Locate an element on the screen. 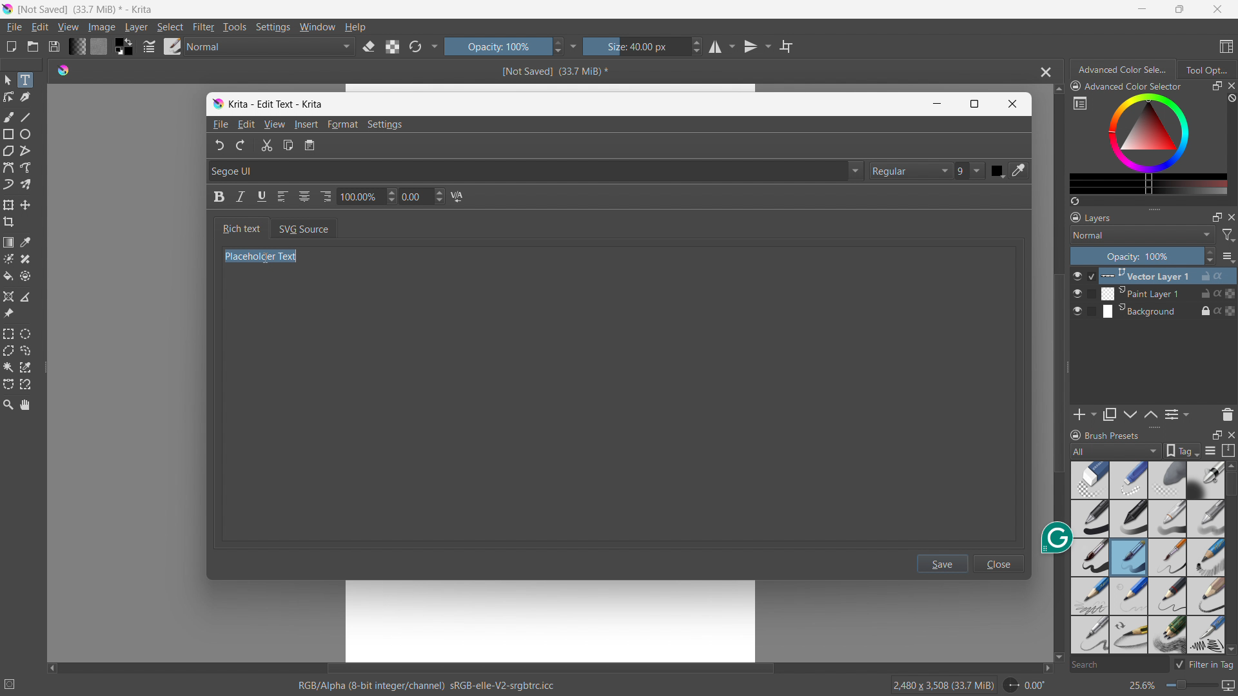  opacity control is located at coordinates (504, 46).